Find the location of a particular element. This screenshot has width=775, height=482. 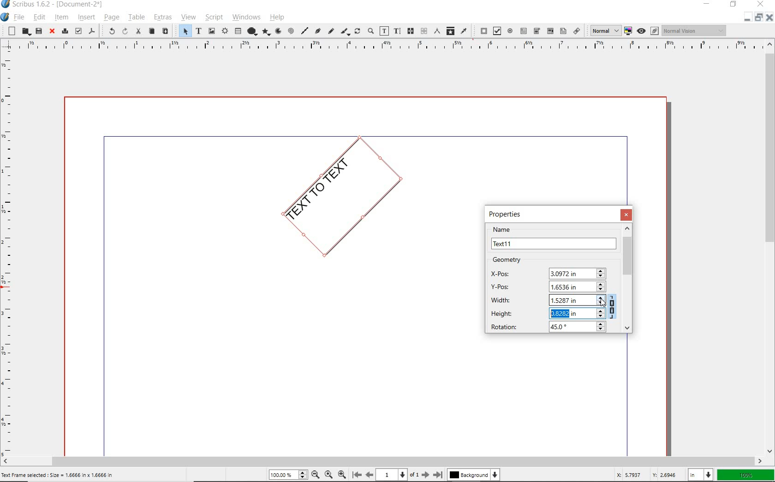

ruler is located at coordinates (9, 256).